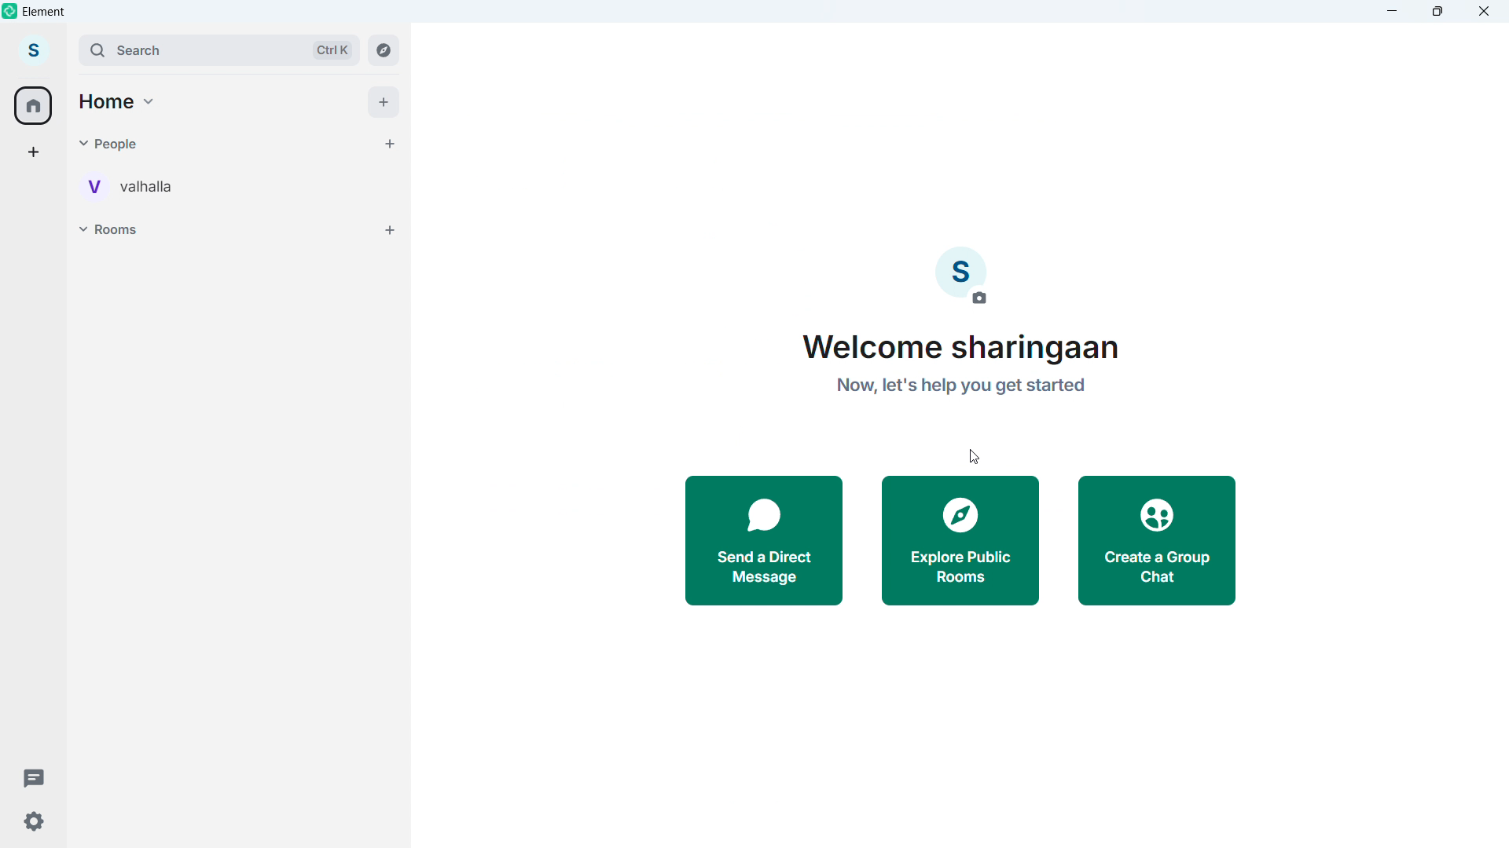 The image size is (1509, 848). Describe the element at coordinates (116, 228) in the screenshot. I see `Rooms ` at that location.